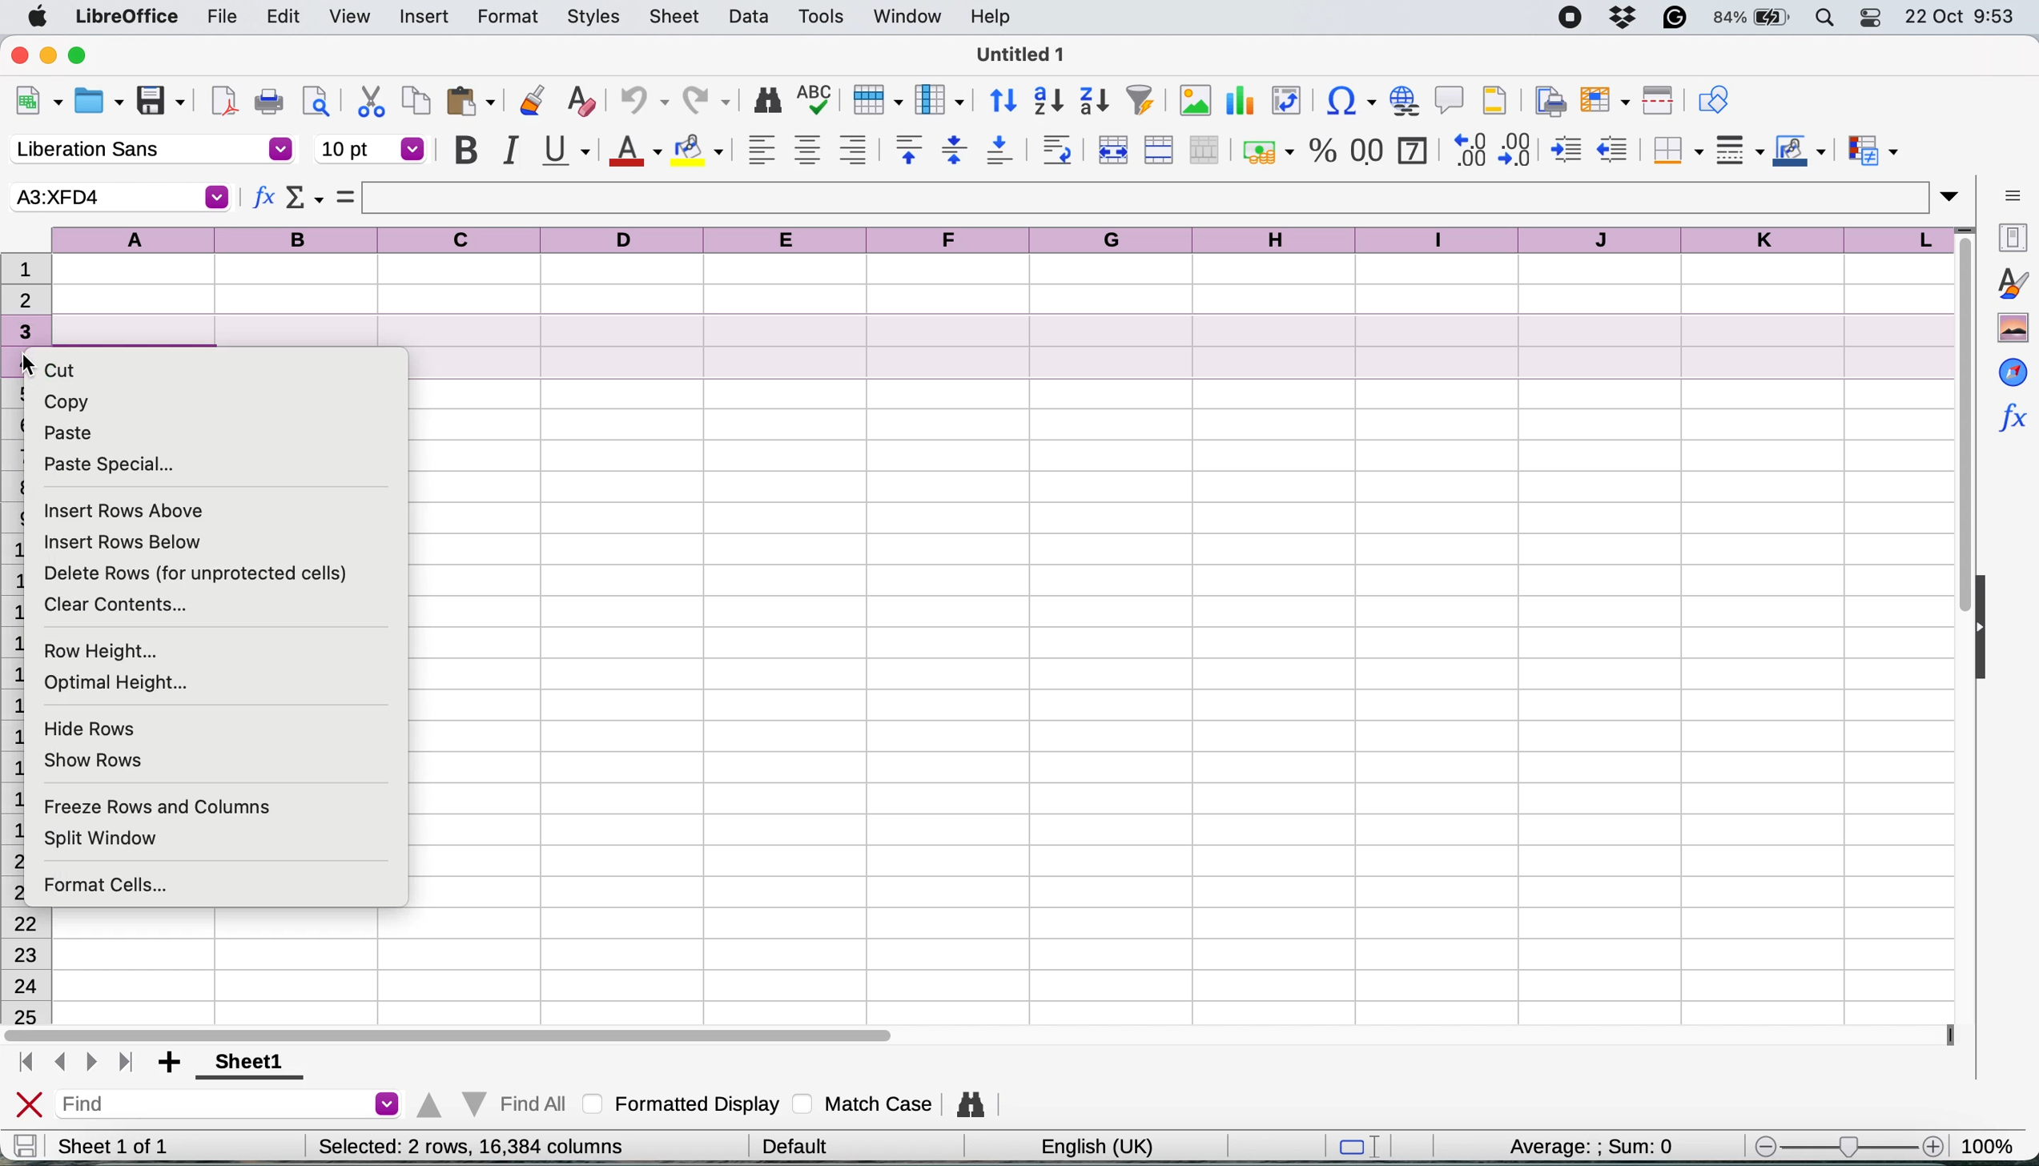 Image resolution: width=2039 pixels, height=1166 pixels. Describe the element at coordinates (114, 1146) in the screenshot. I see `sheet 1 of 1` at that location.